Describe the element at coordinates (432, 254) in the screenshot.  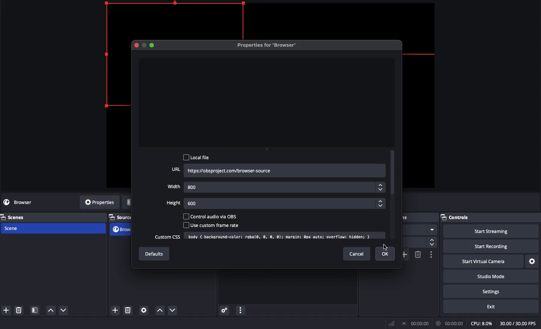
I see `Options` at that location.